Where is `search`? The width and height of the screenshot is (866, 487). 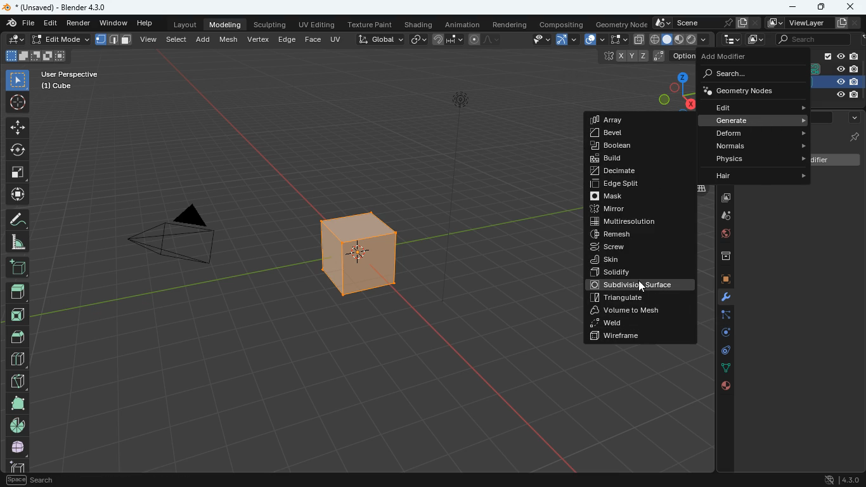 search is located at coordinates (744, 75).